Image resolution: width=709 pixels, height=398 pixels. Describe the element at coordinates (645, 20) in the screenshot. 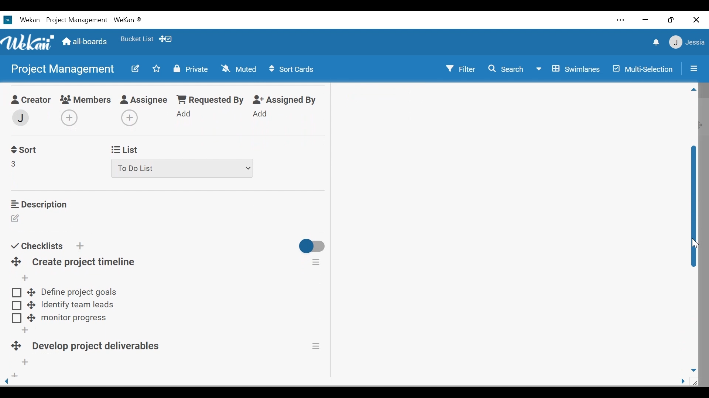

I see `minimize` at that location.